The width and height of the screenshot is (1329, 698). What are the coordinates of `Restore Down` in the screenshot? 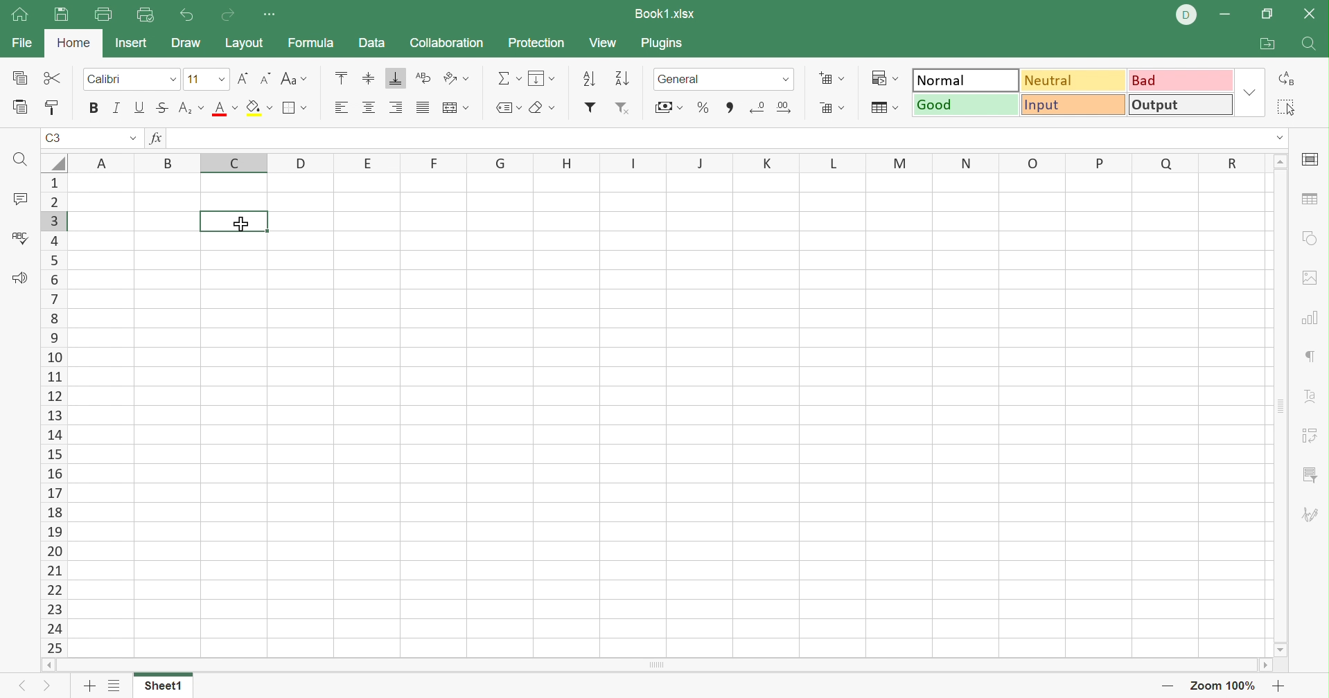 It's located at (1265, 15).